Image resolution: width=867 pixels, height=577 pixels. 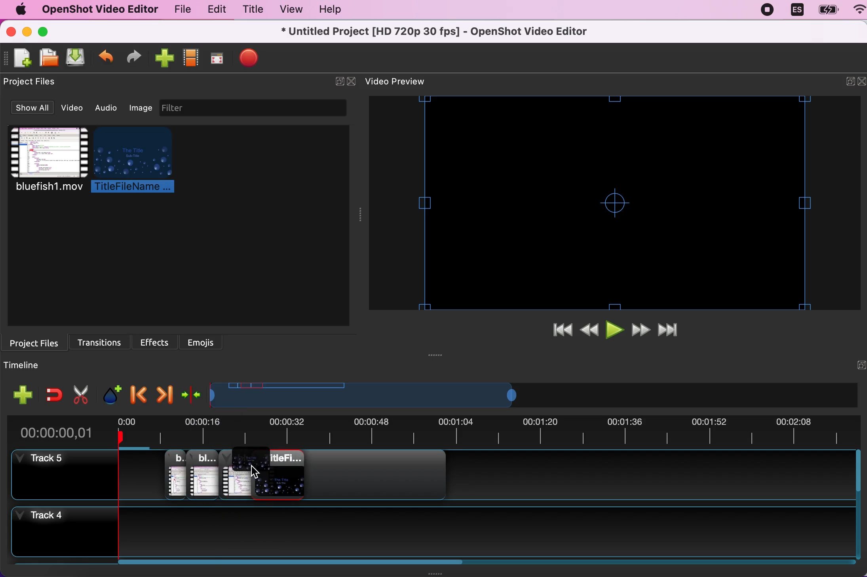 I want to click on center the timeline, so click(x=192, y=394).